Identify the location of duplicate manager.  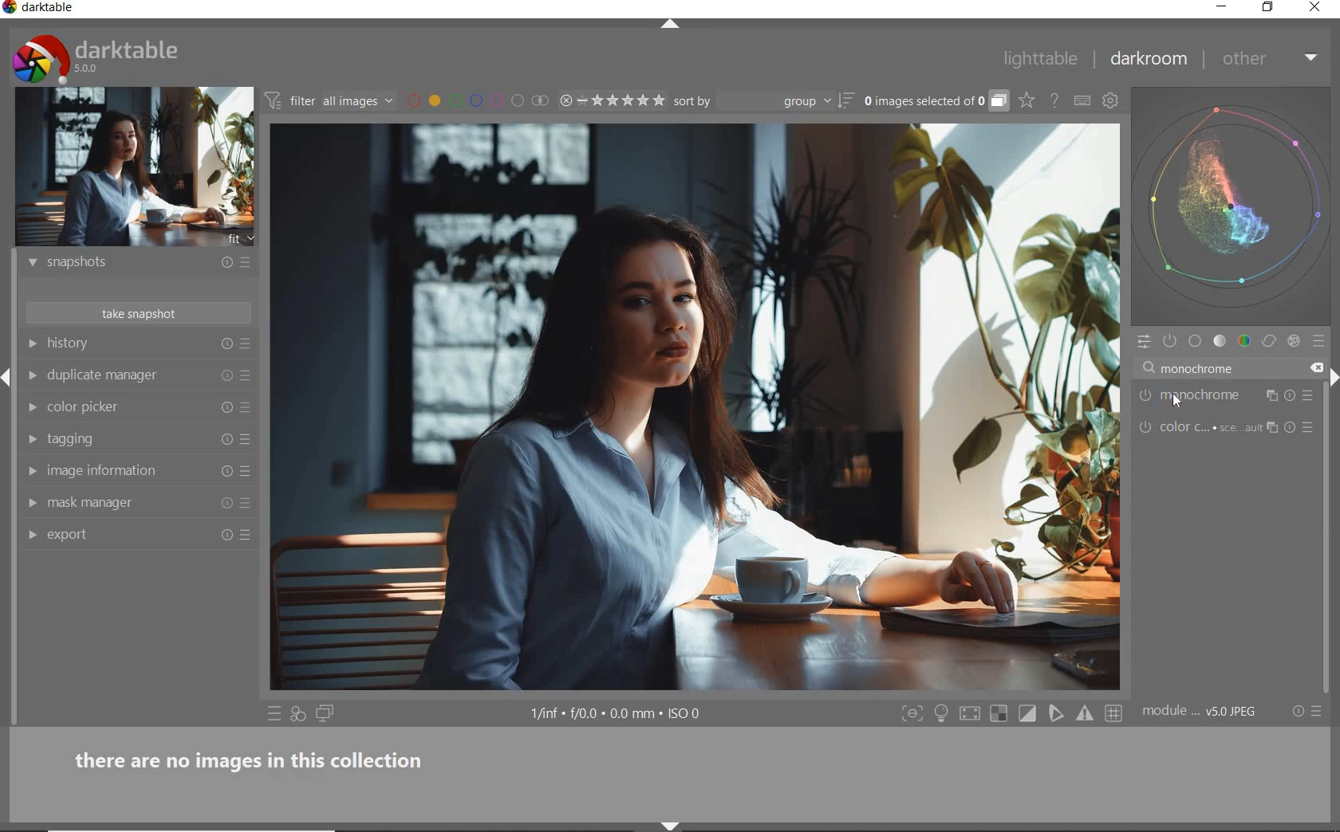
(128, 376).